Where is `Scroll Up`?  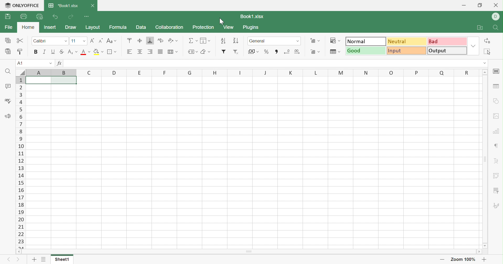
Scroll Up is located at coordinates (485, 72).